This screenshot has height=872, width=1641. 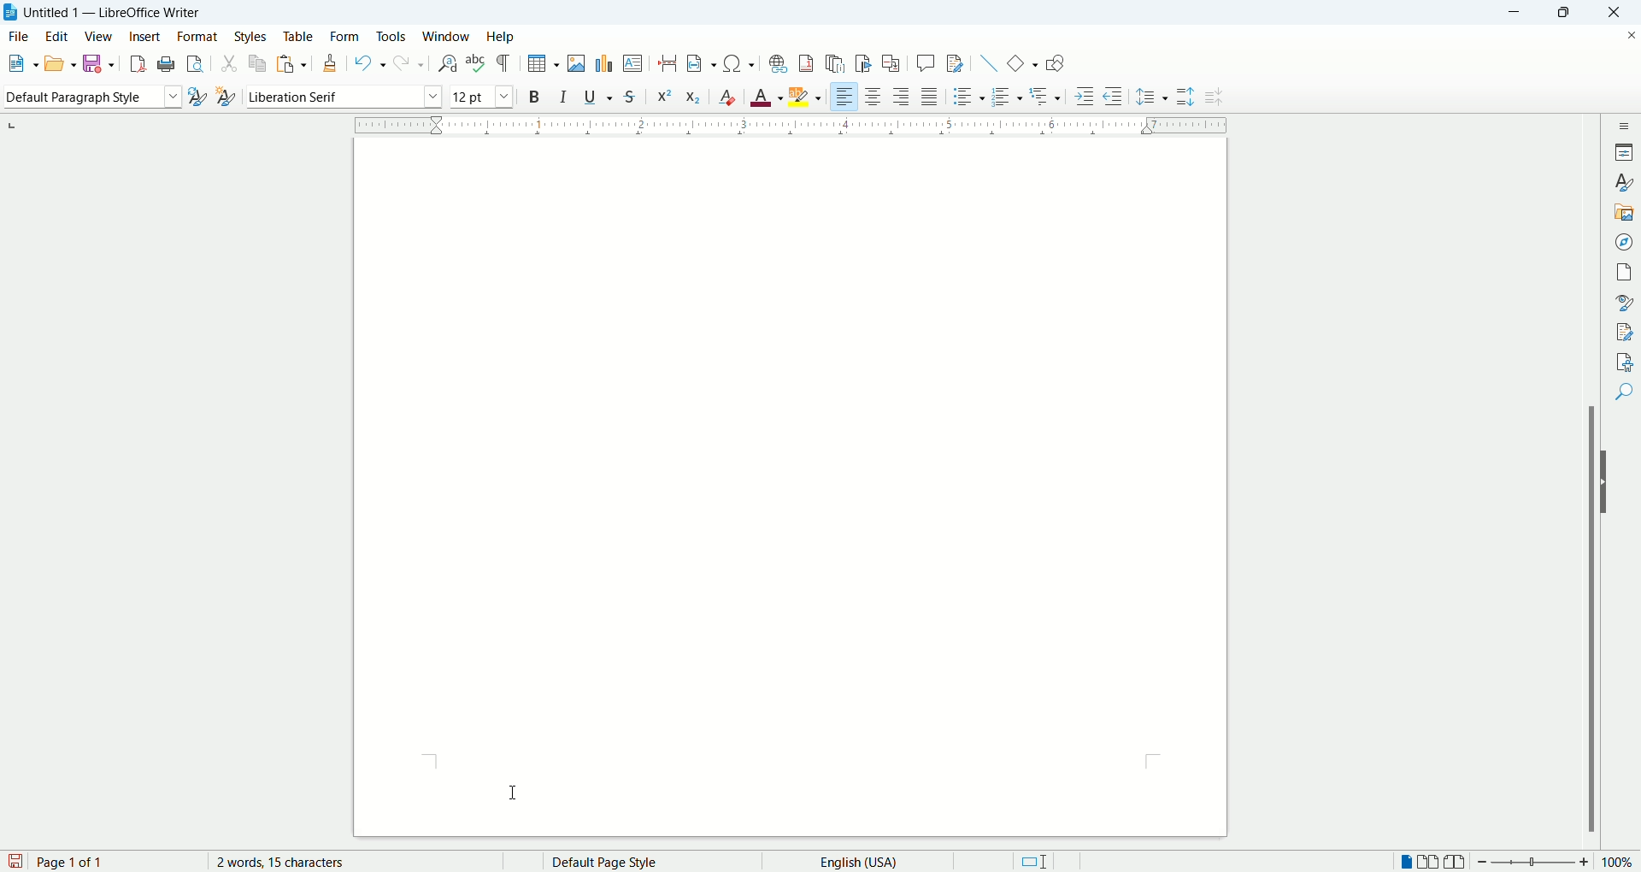 I want to click on manage changes, so click(x=1626, y=333).